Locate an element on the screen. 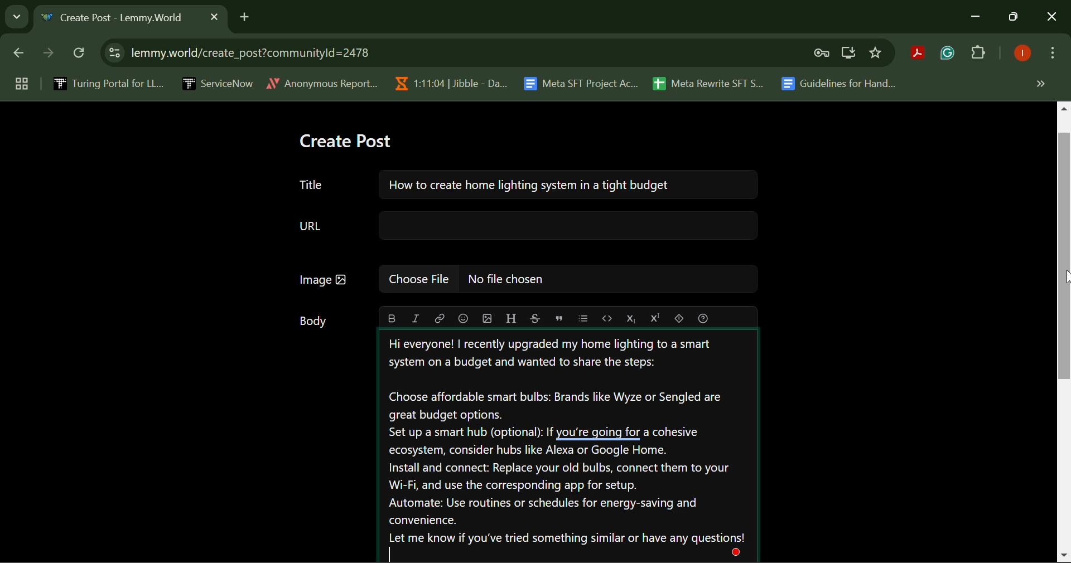  Cursor MOUSE_DOWN on Scroll Bar is located at coordinates (1064, 276).